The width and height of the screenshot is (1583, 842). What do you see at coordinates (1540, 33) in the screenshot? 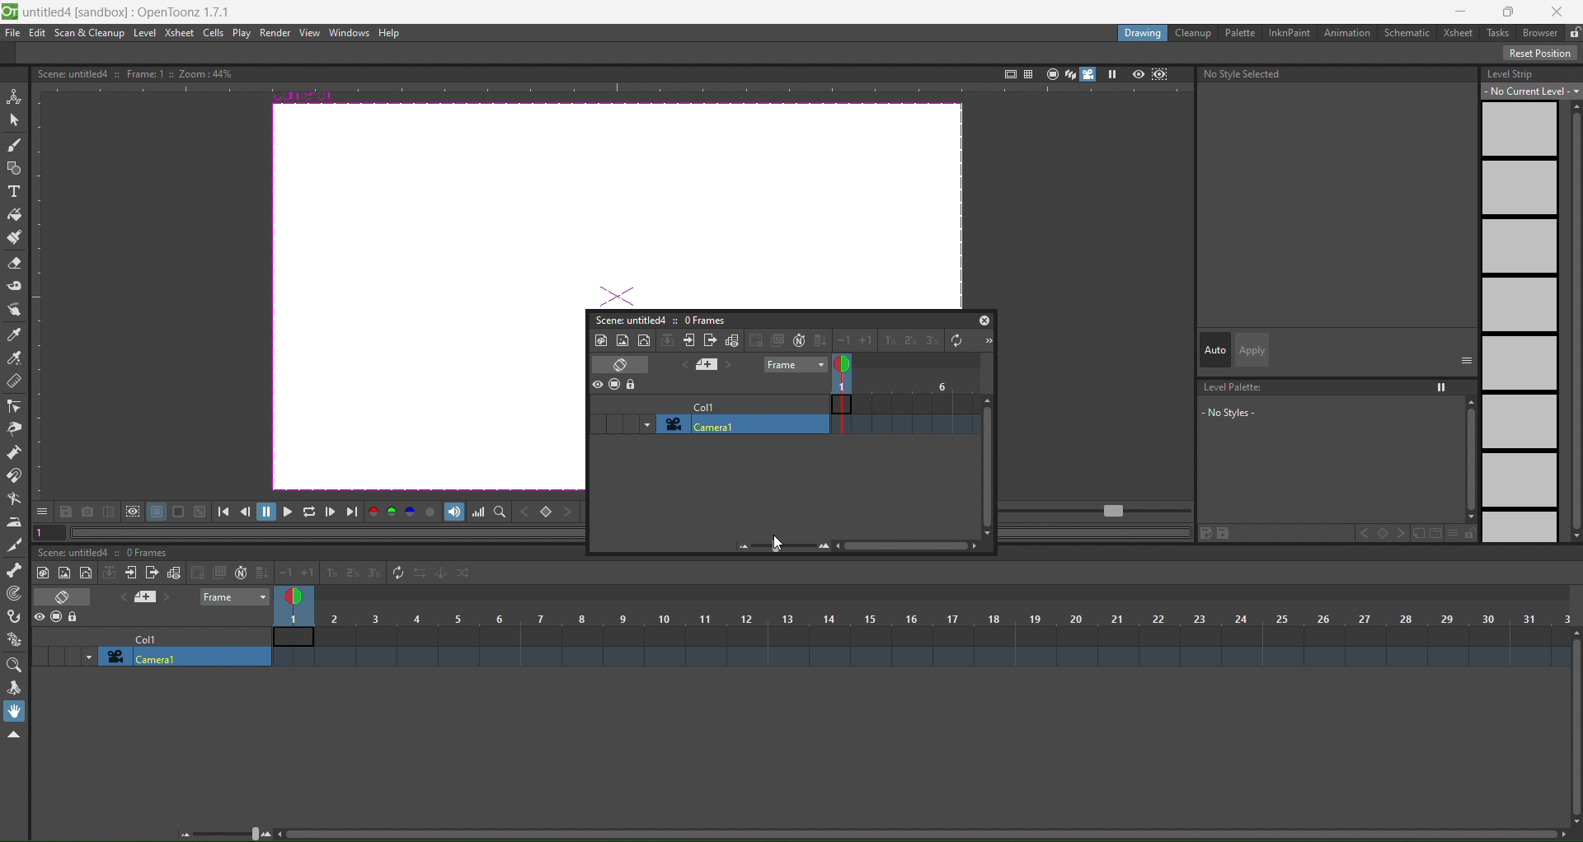
I see `browser` at bounding box center [1540, 33].